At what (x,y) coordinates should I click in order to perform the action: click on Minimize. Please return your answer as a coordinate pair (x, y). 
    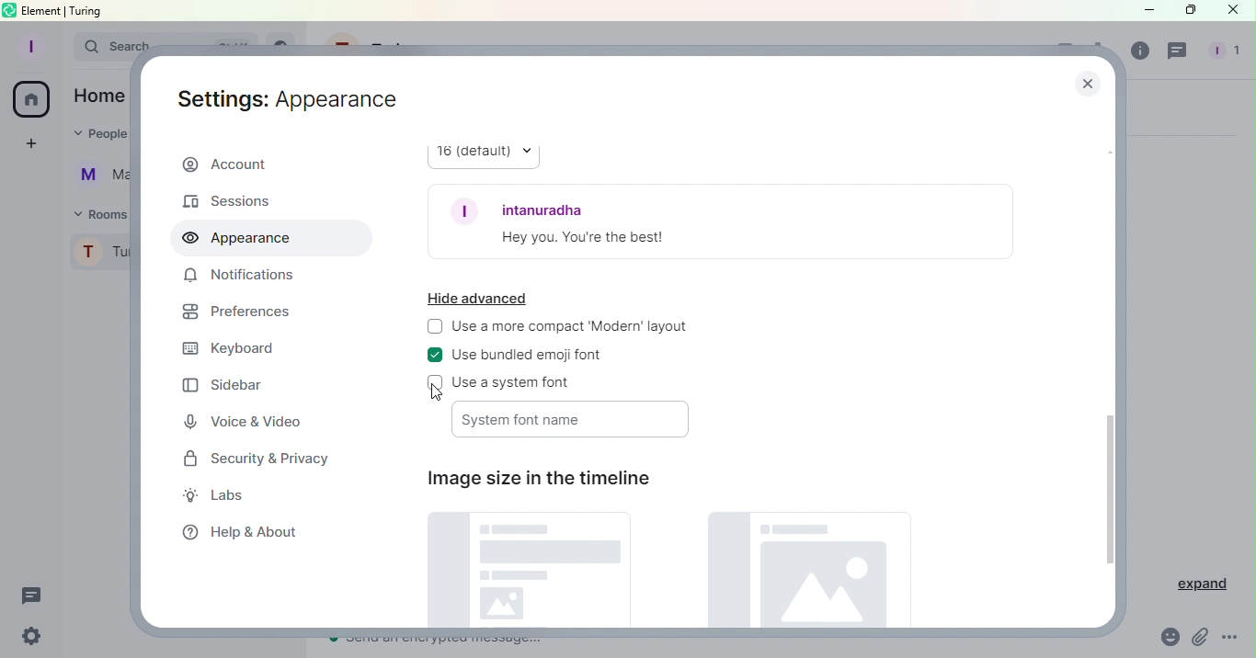
    Looking at the image, I should click on (1142, 9).